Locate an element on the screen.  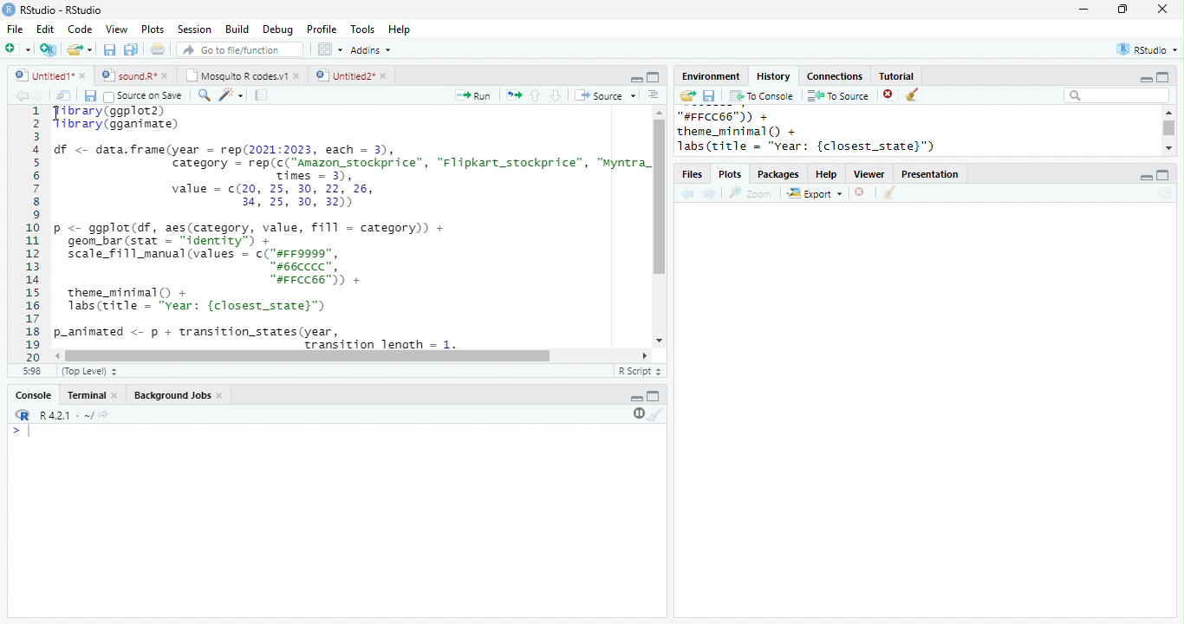
forward is located at coordinates (36, 95).